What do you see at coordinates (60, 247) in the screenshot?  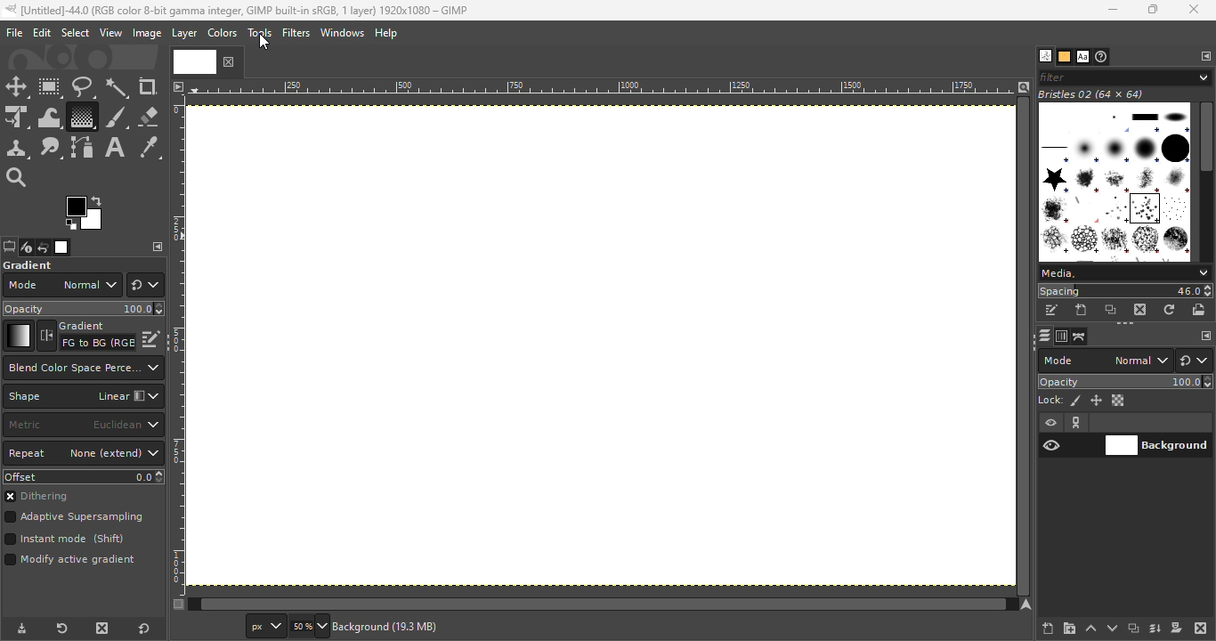 I see `Open the image dialog` at bounding box center [60, 247].